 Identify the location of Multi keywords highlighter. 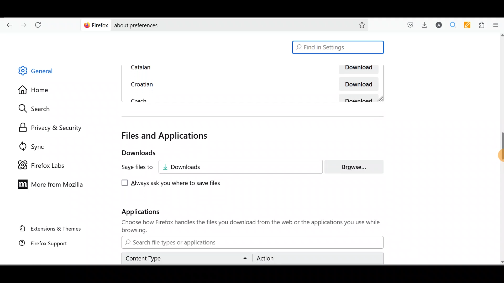
(469, 25).